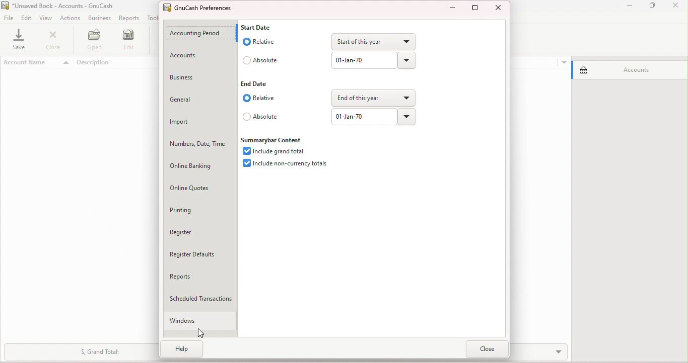 The image size is (688, 363). Describe the element at coordinates (375, 97) in the screenshot. I see `Drop down` at that location.